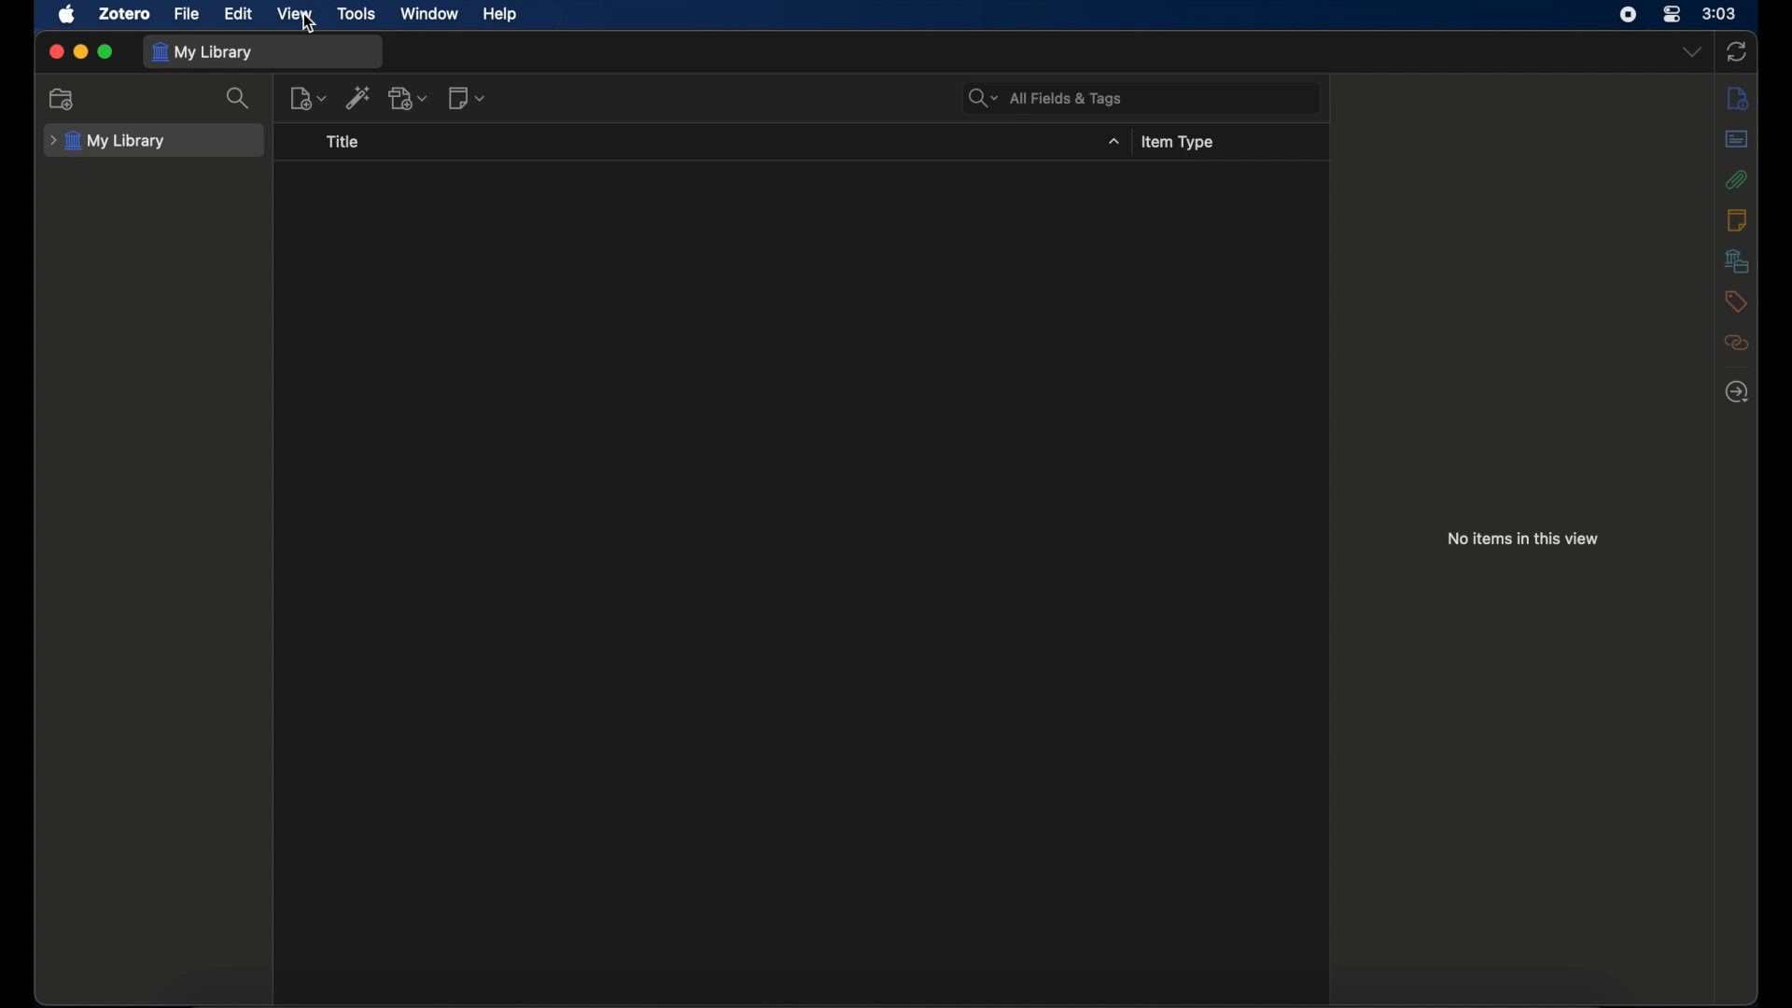 Image resolution: width=1792 pixels, height=1008 pixels. What do you see at coordinates (187, 13) in the screenshot?
I see `file` at bounding box center [187, 13].